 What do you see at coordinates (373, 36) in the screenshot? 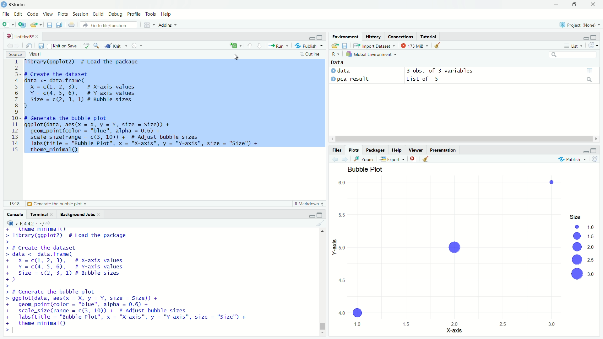
I see `history` at bounding box center [373, 36].